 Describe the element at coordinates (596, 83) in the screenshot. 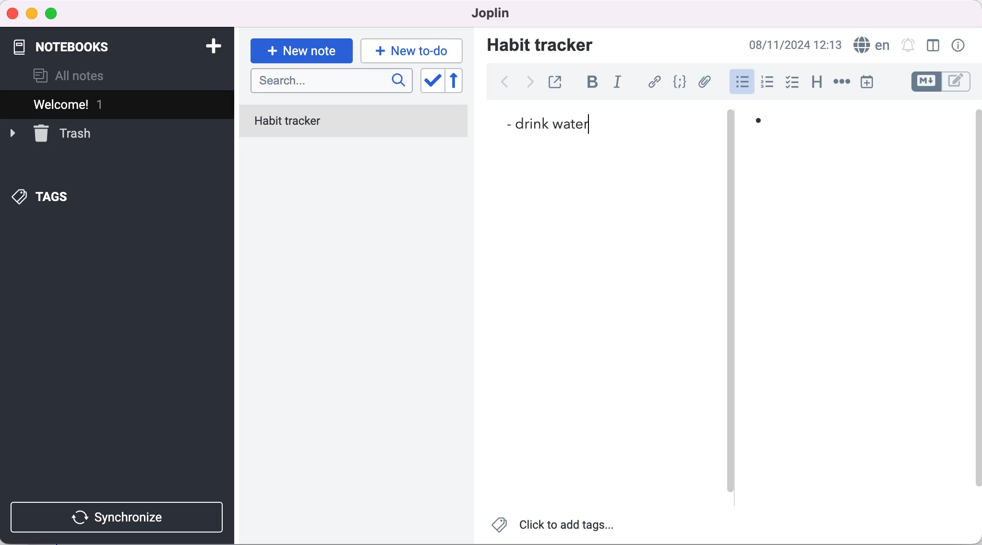

I see `bold` at that location.